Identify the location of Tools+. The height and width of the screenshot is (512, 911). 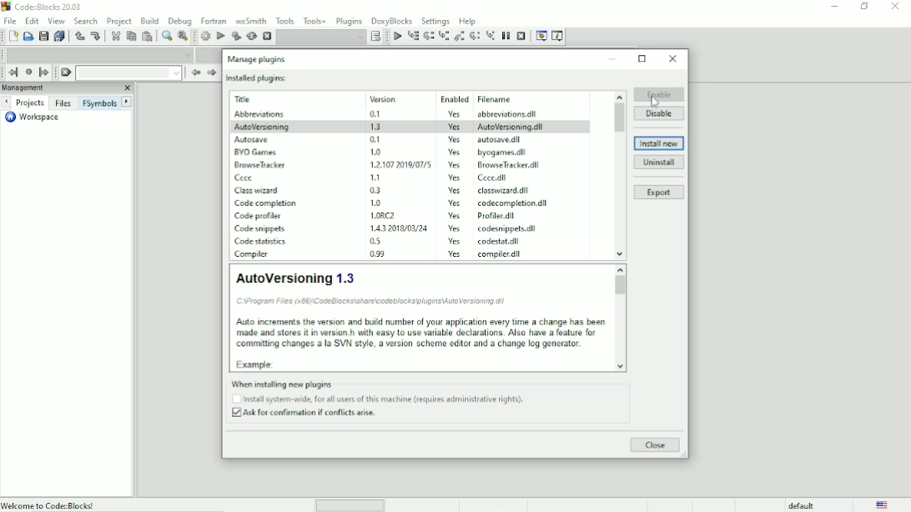
(315, 21).